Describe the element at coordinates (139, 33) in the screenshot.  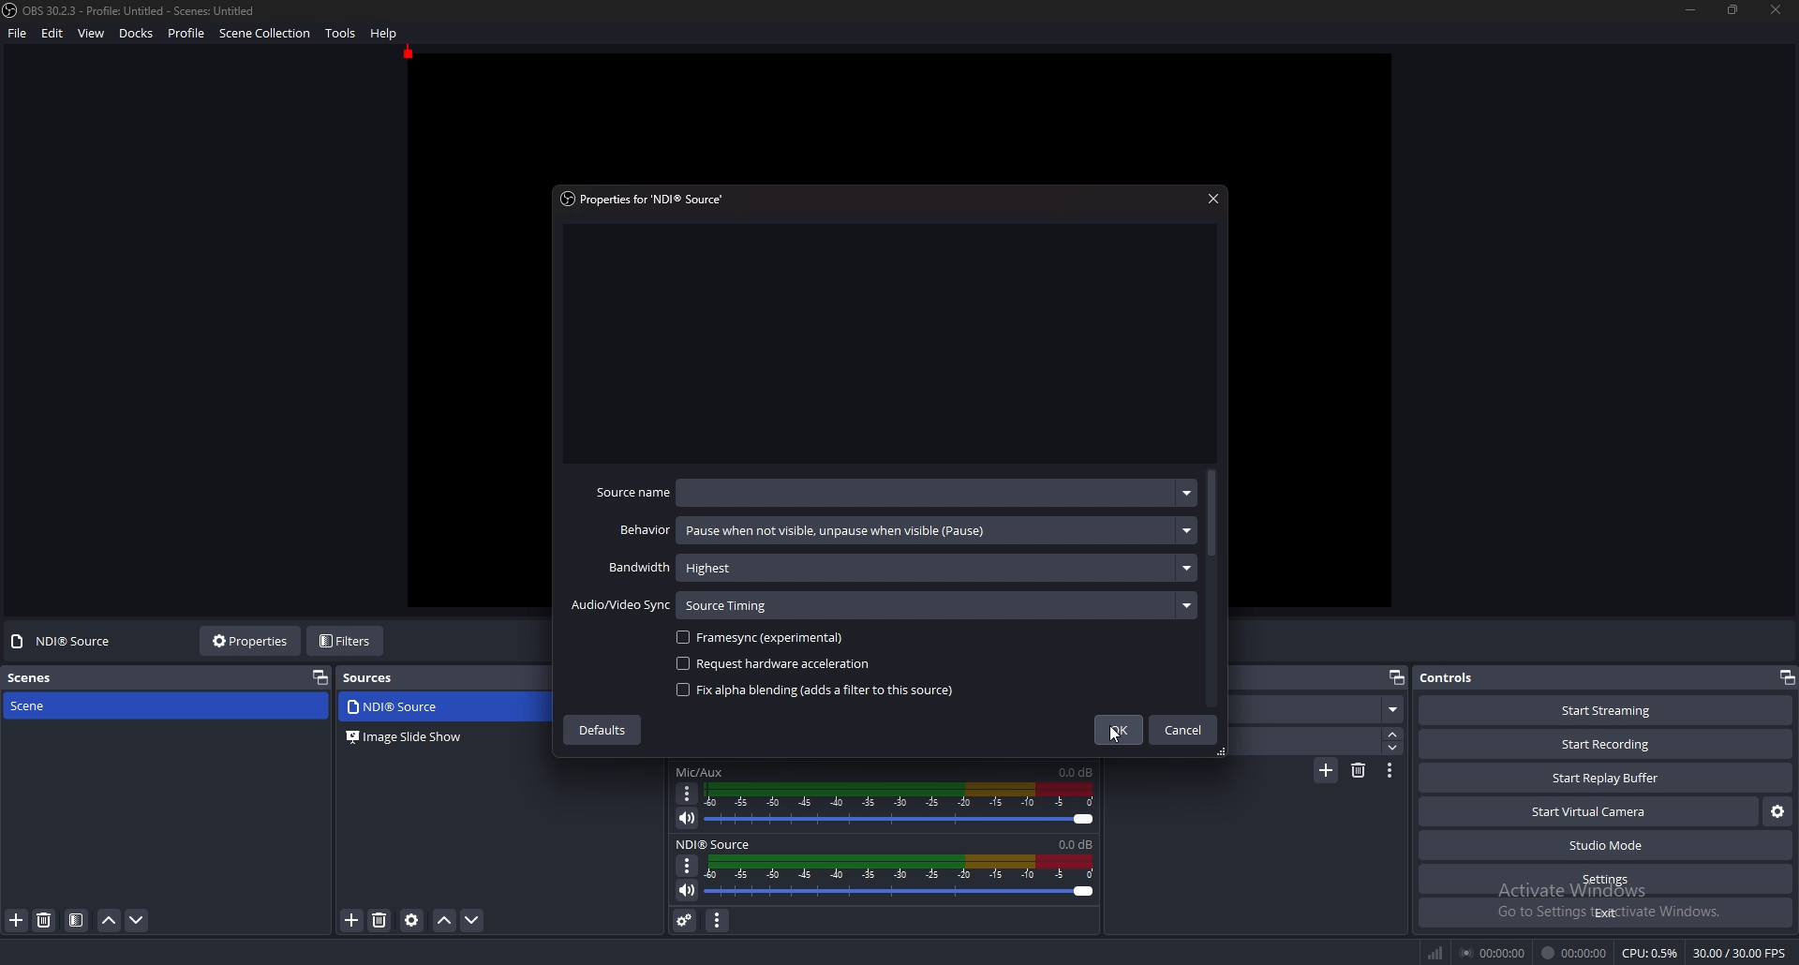
I see `docks` at that location.